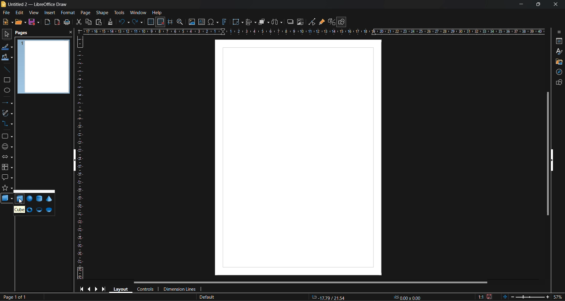  Describe the element at coordinates (35, 22) in the screenshot. I see `save` at that location.